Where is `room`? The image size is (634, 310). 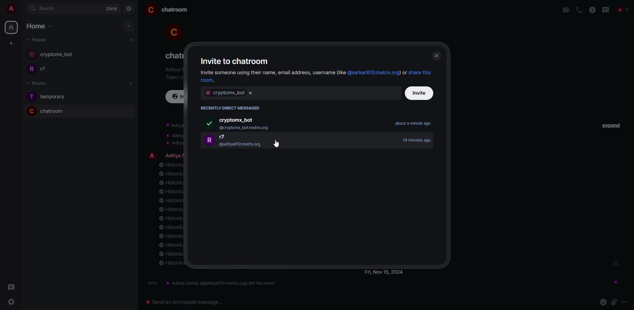 room is located at coordinates (53, 111).